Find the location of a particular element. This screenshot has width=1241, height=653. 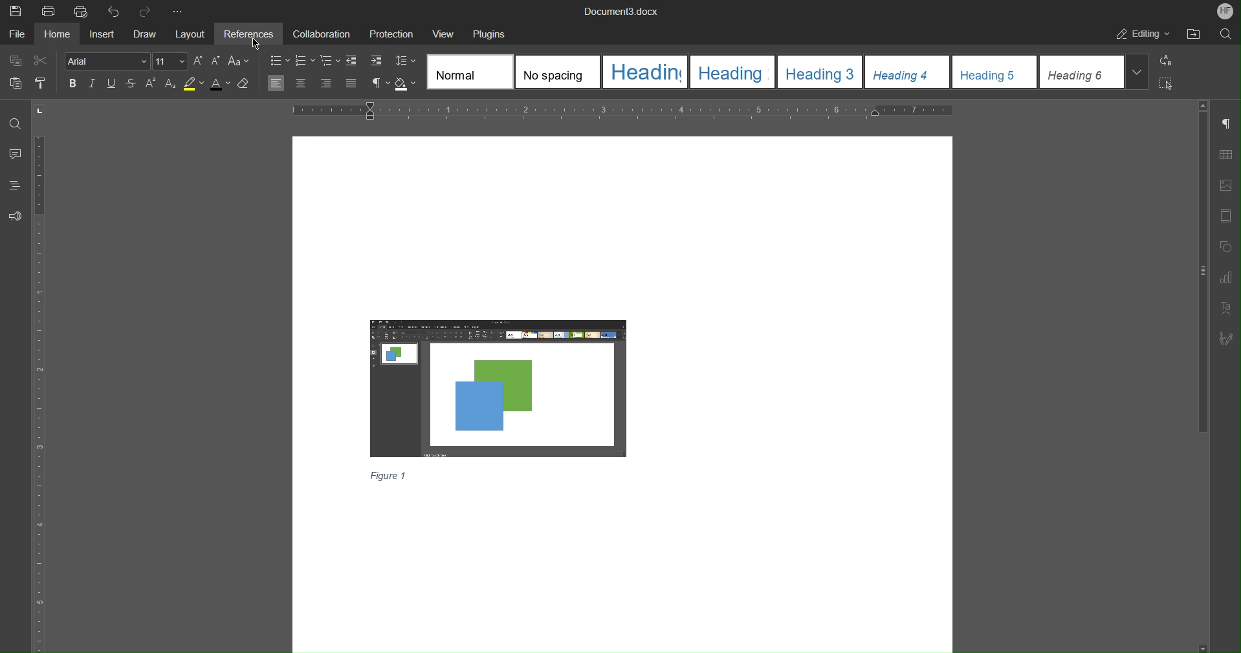

Decrease indent is located at coordinates (350, 61).